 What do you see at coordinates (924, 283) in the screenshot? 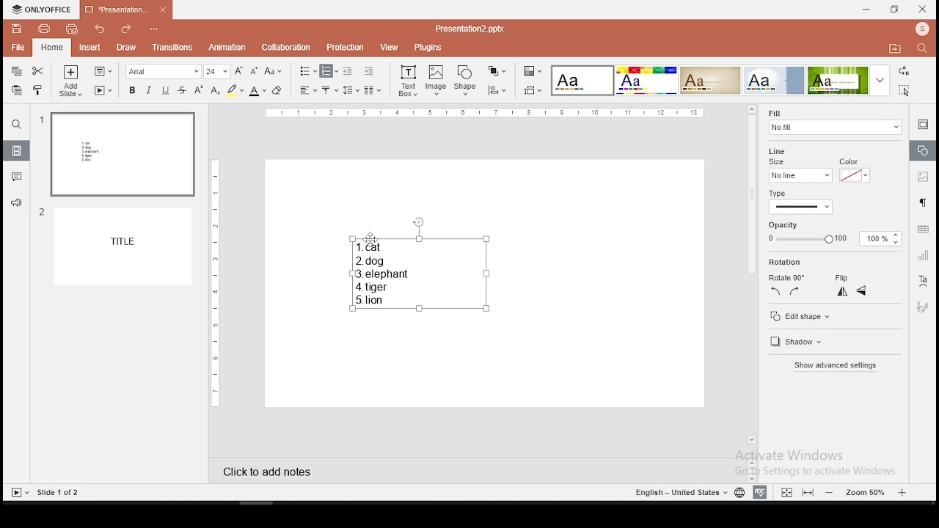
I see `text art tool` at bounding box center [924, 283].